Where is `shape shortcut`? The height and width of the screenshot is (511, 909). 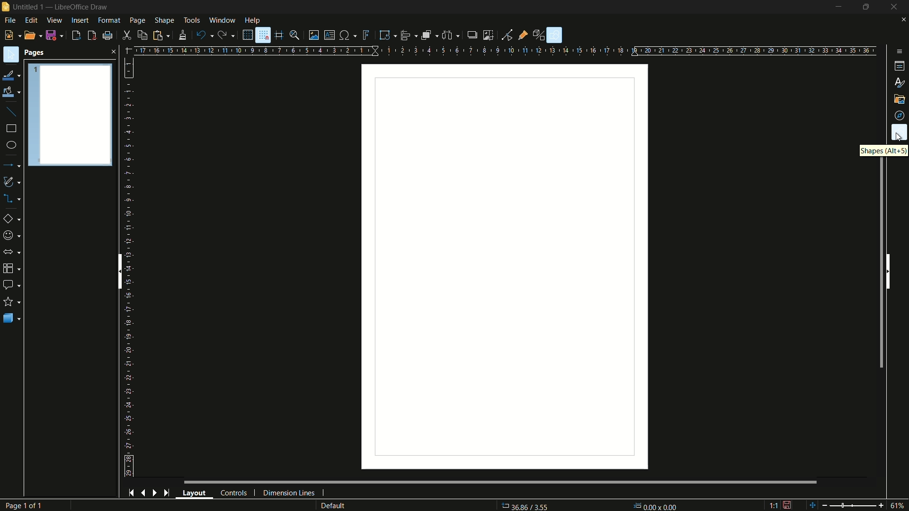
shape shortcut is located at coordinates (885, 150).